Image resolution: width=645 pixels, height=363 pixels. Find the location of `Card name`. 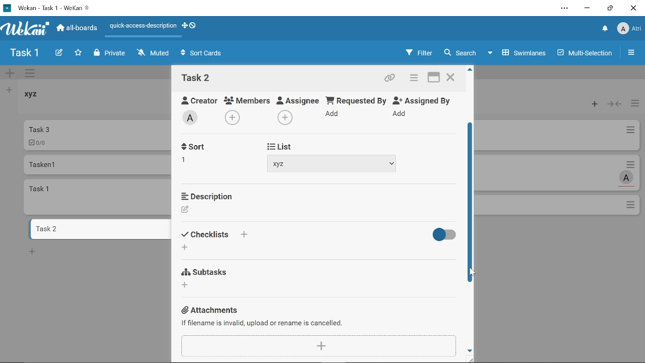

Card name is located at coordinates (196, 78).